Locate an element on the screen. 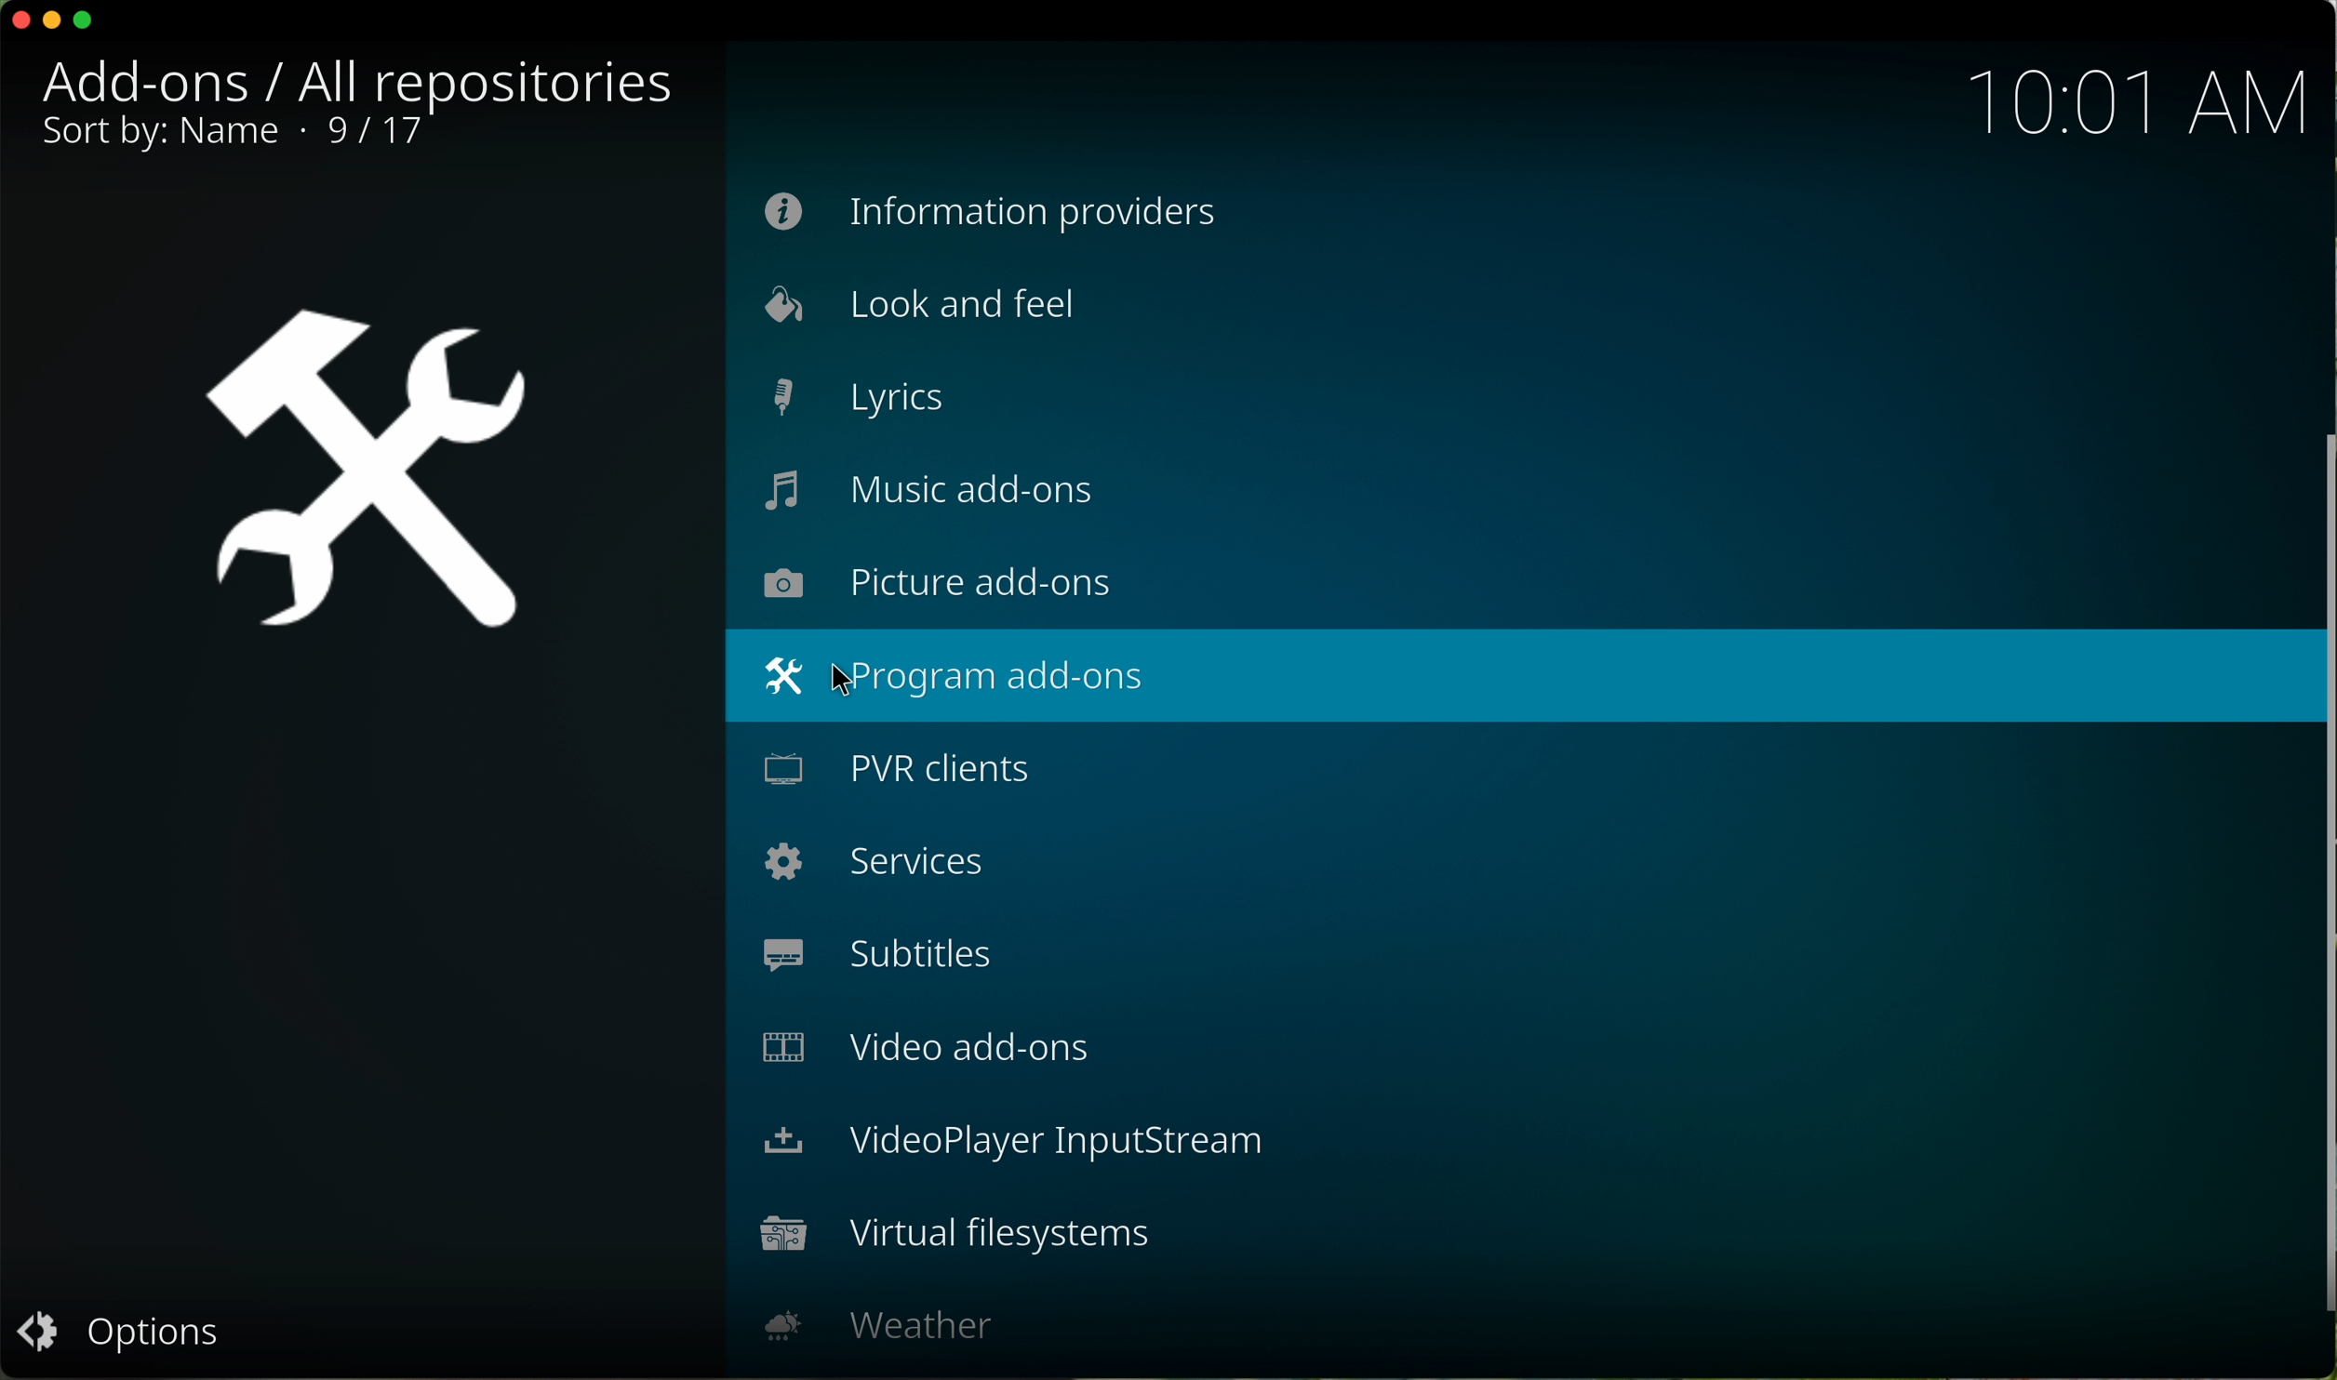 Image resolution: width=2337 pixels, height=1380 pixels. options is located at coordinates (130, 1334).